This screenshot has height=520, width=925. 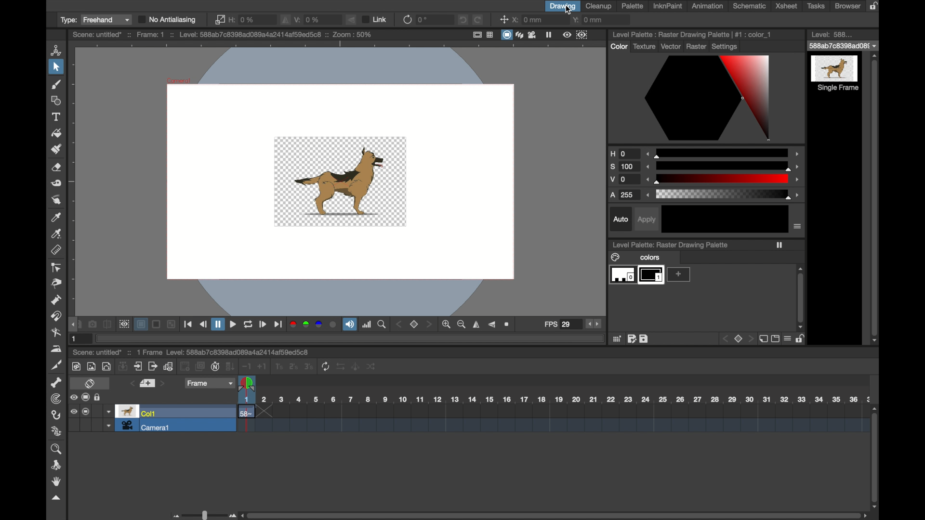 What do you see at coordinates (875, 457) in the screenshot?
I see `scroll box` at bounding box center [875, 457].